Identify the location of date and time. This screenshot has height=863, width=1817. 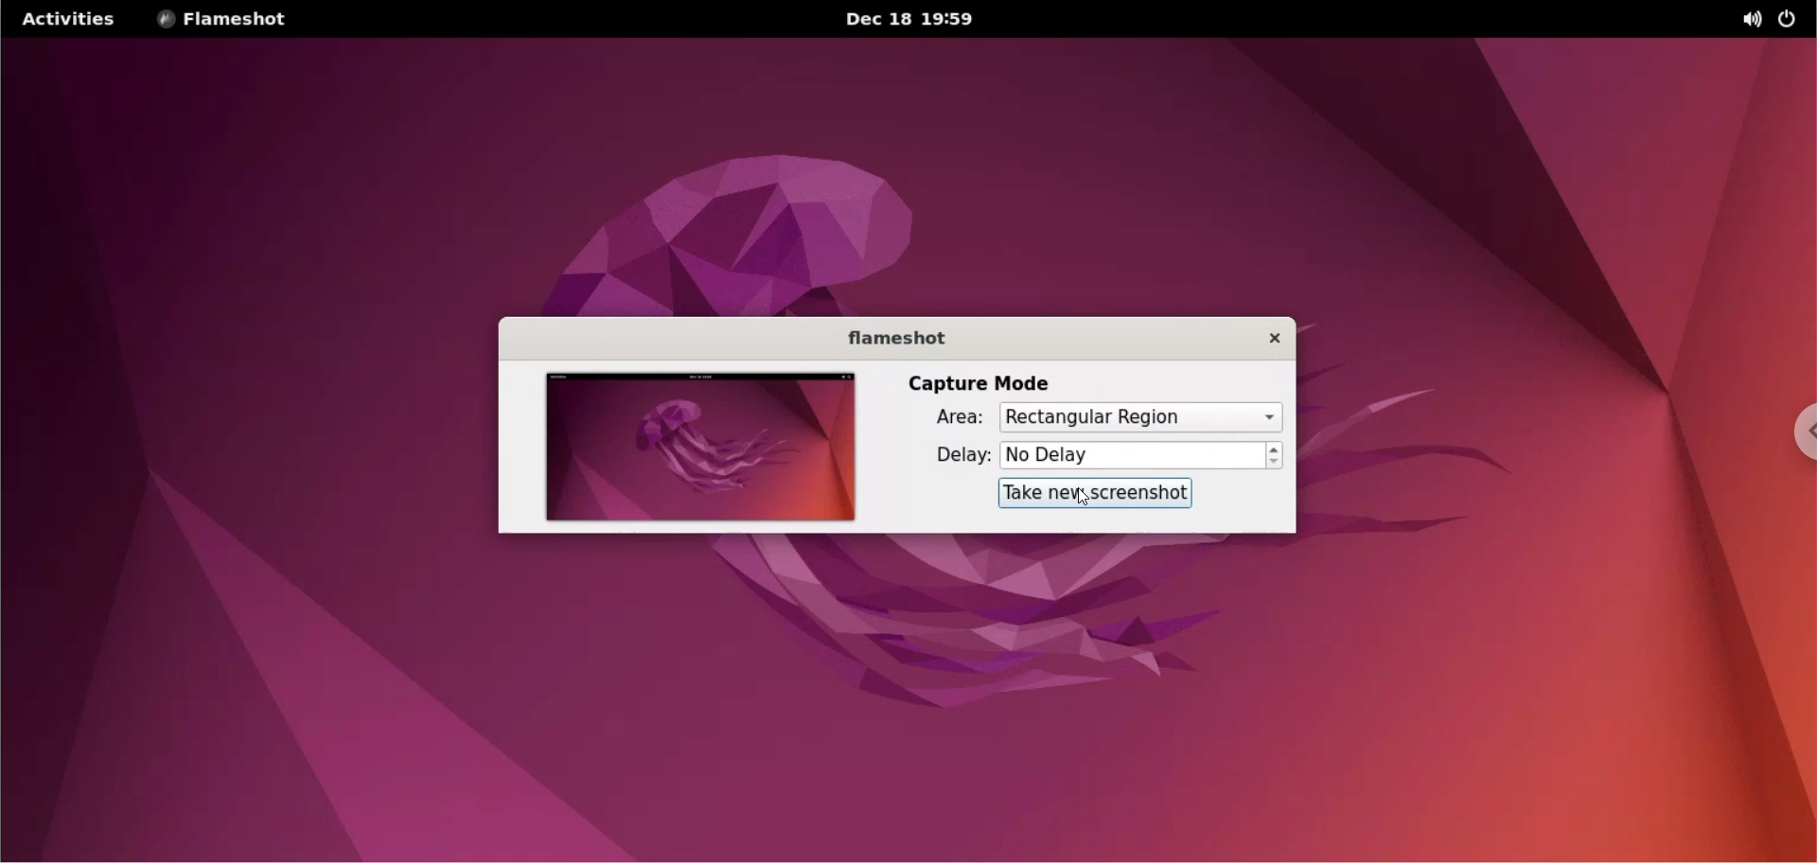
(908, 21).